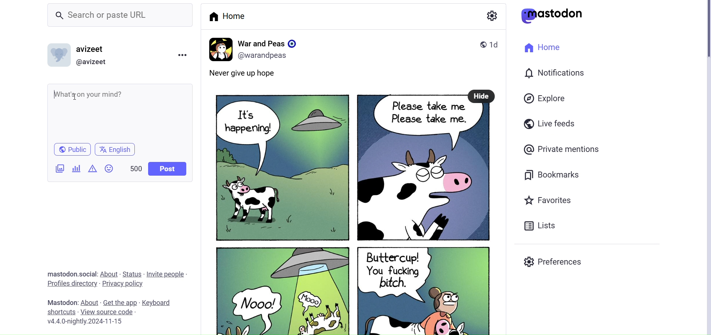 The height and width of the screenshot is (335, 711). I want to click on Menu, so click(184, 54).